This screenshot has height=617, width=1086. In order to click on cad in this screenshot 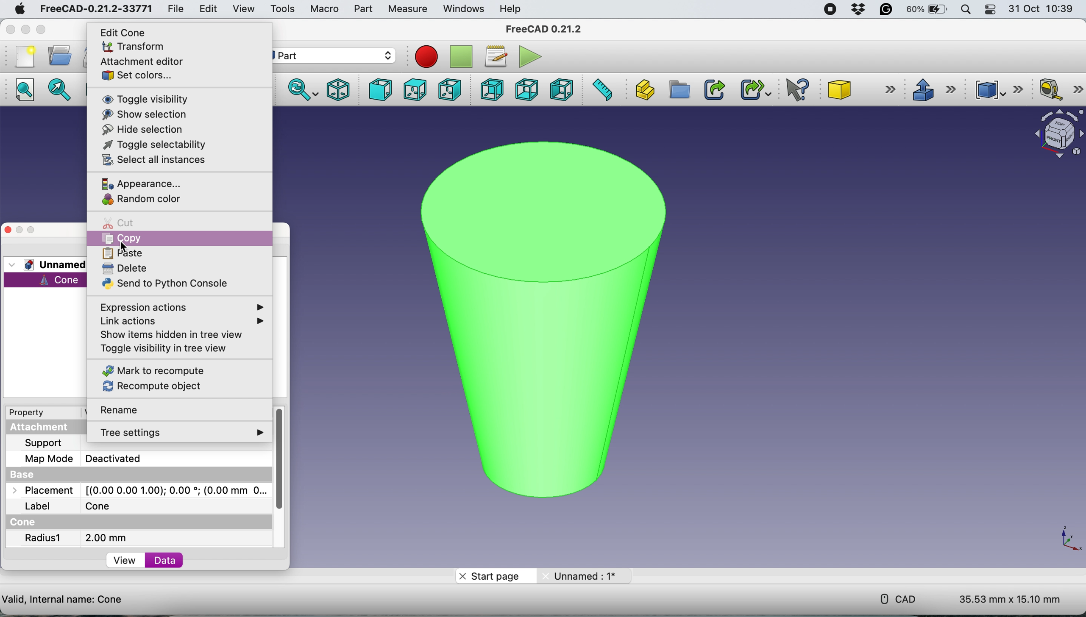, I will do `click(892, 598)`.